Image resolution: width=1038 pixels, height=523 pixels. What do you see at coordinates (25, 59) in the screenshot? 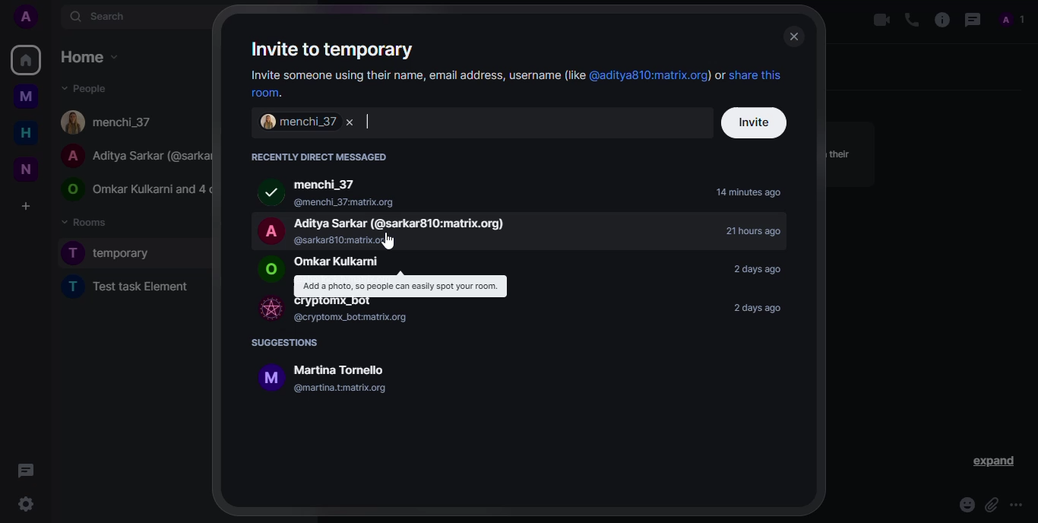
I see `home` at bounding box center [25, 59].